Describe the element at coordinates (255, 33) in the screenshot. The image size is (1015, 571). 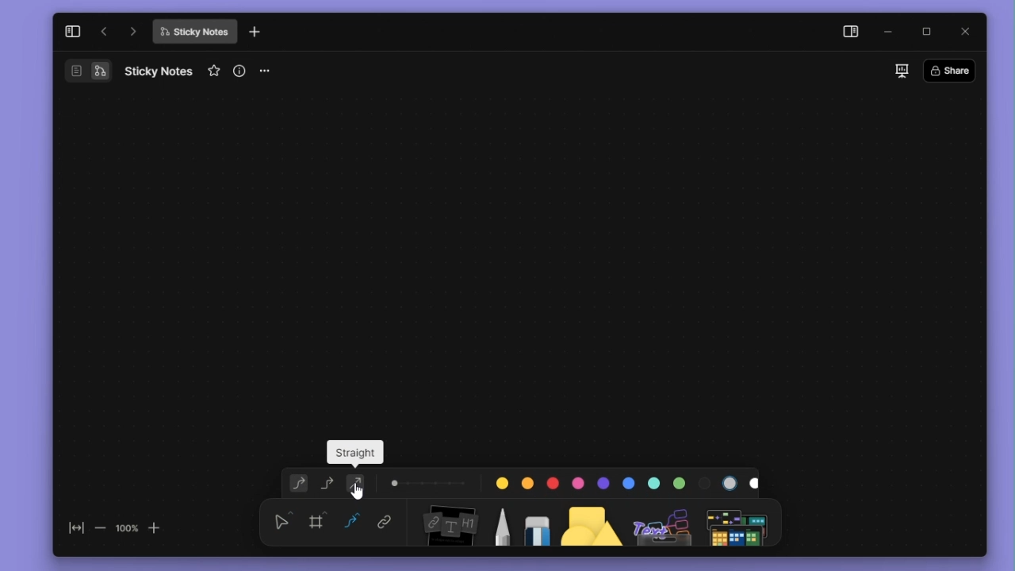
I see `new tab` at that location.